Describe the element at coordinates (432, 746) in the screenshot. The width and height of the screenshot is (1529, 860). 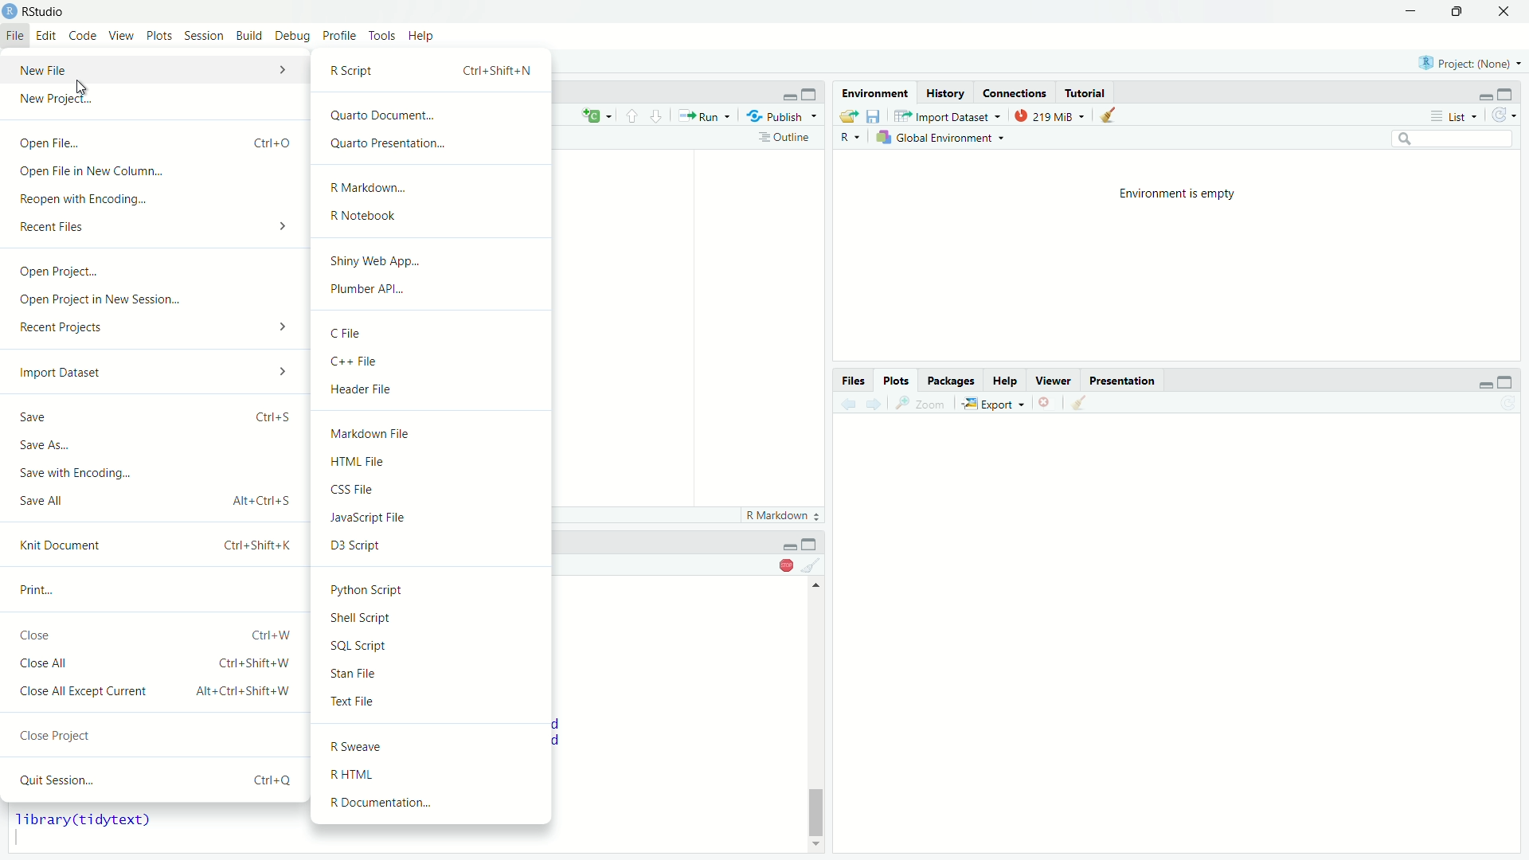
I see `R Sweave` at that location.